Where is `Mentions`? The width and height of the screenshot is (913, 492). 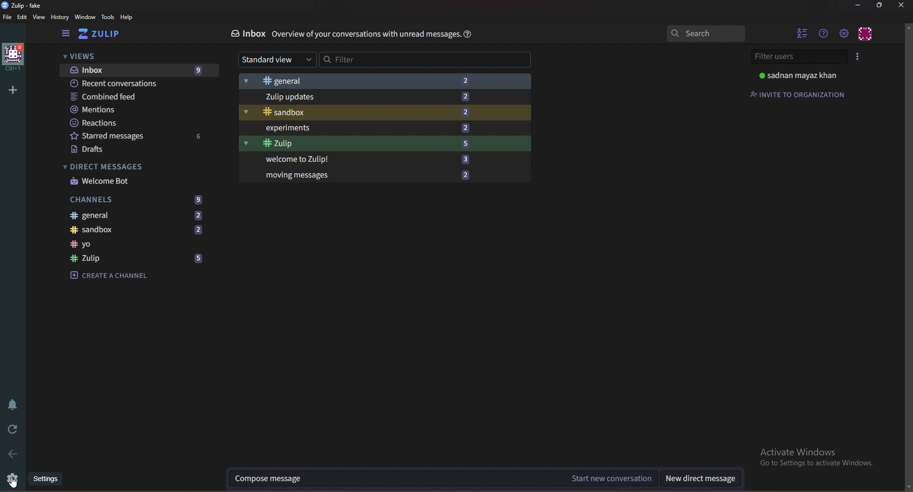
Mentions is located at coordinates (125, 109).